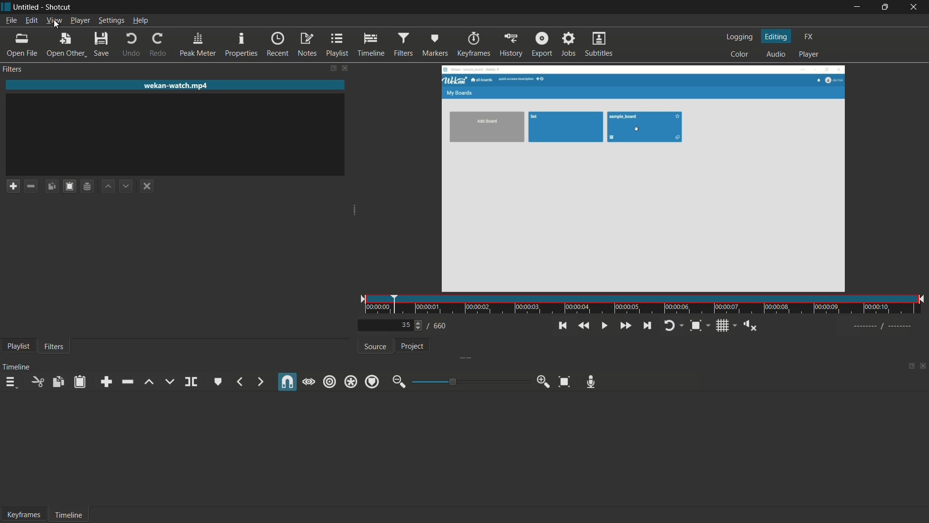 This screenshot has width=929, height=523. Describe the element at coordinates (111, 20) in the screenshot. I see `settings menu` at that location.